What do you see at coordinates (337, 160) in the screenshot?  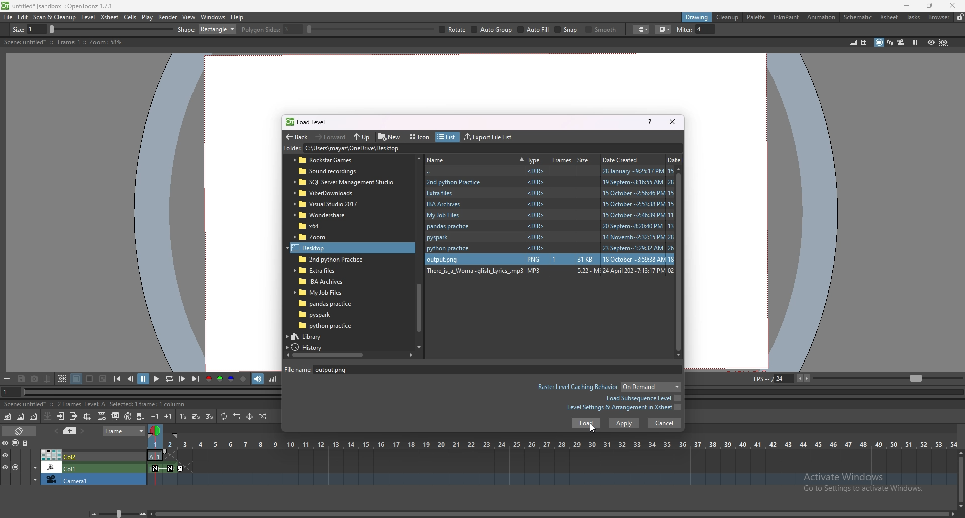 I see `folder` at bounding box center [337, 160].